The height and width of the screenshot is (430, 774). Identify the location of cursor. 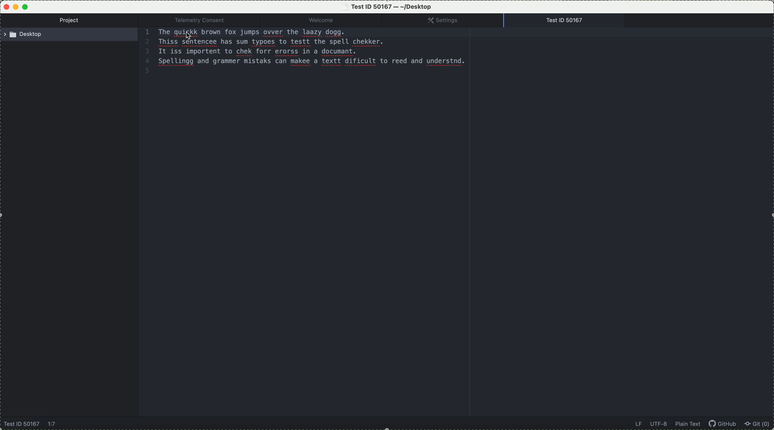
(187, 38).